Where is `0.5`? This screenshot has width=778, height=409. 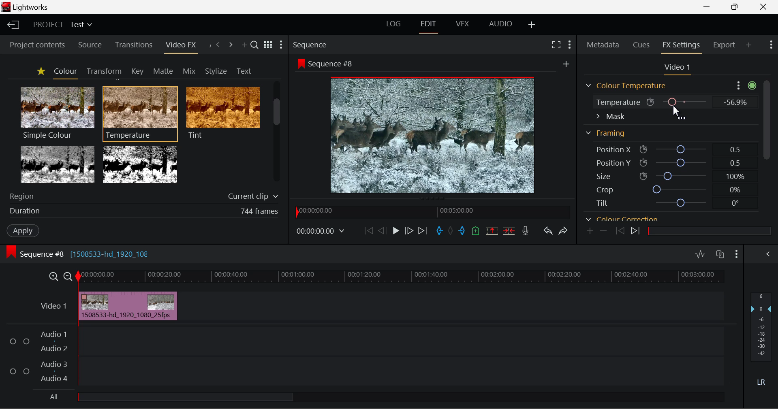
0.5 is located at coordinates (735, 149).